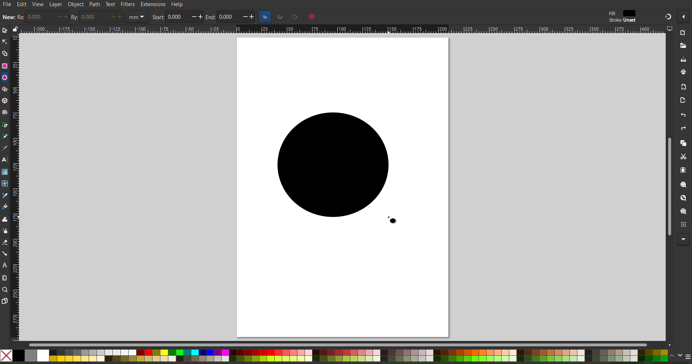  Describe the element at coordinates (312, 17) in the screenshot. I see `circle options` at that location.